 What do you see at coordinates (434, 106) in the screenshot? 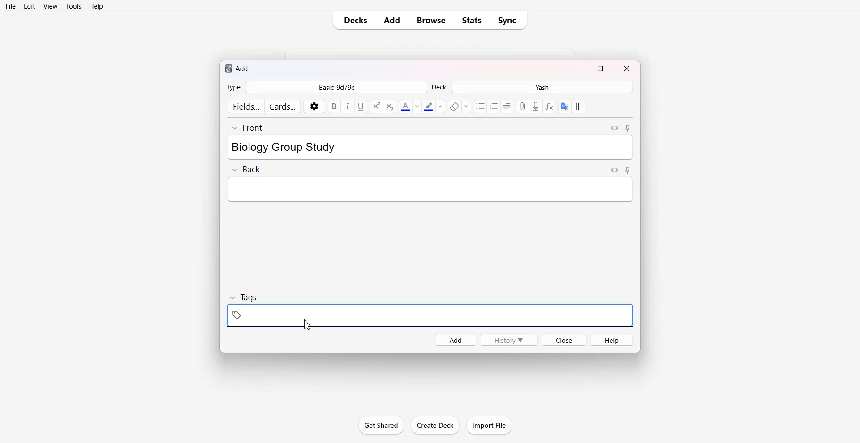
I see `Highlight Text Color` at bounding box center [434, 106].